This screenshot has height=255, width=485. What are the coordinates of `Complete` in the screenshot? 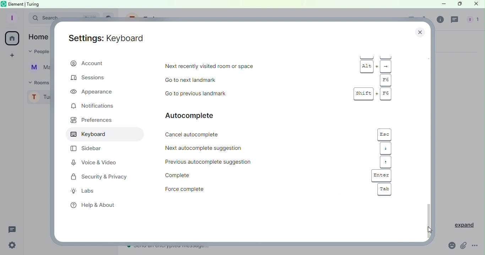 It's located at (216, 175).